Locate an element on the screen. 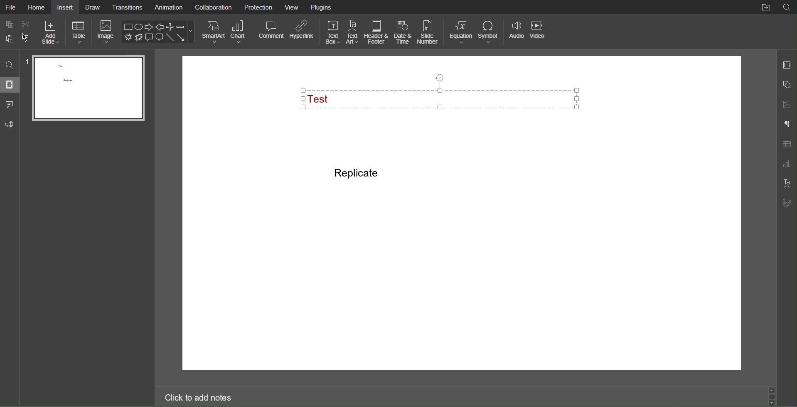  Cut Copy Paste Options is located at coordinates (18, 32).